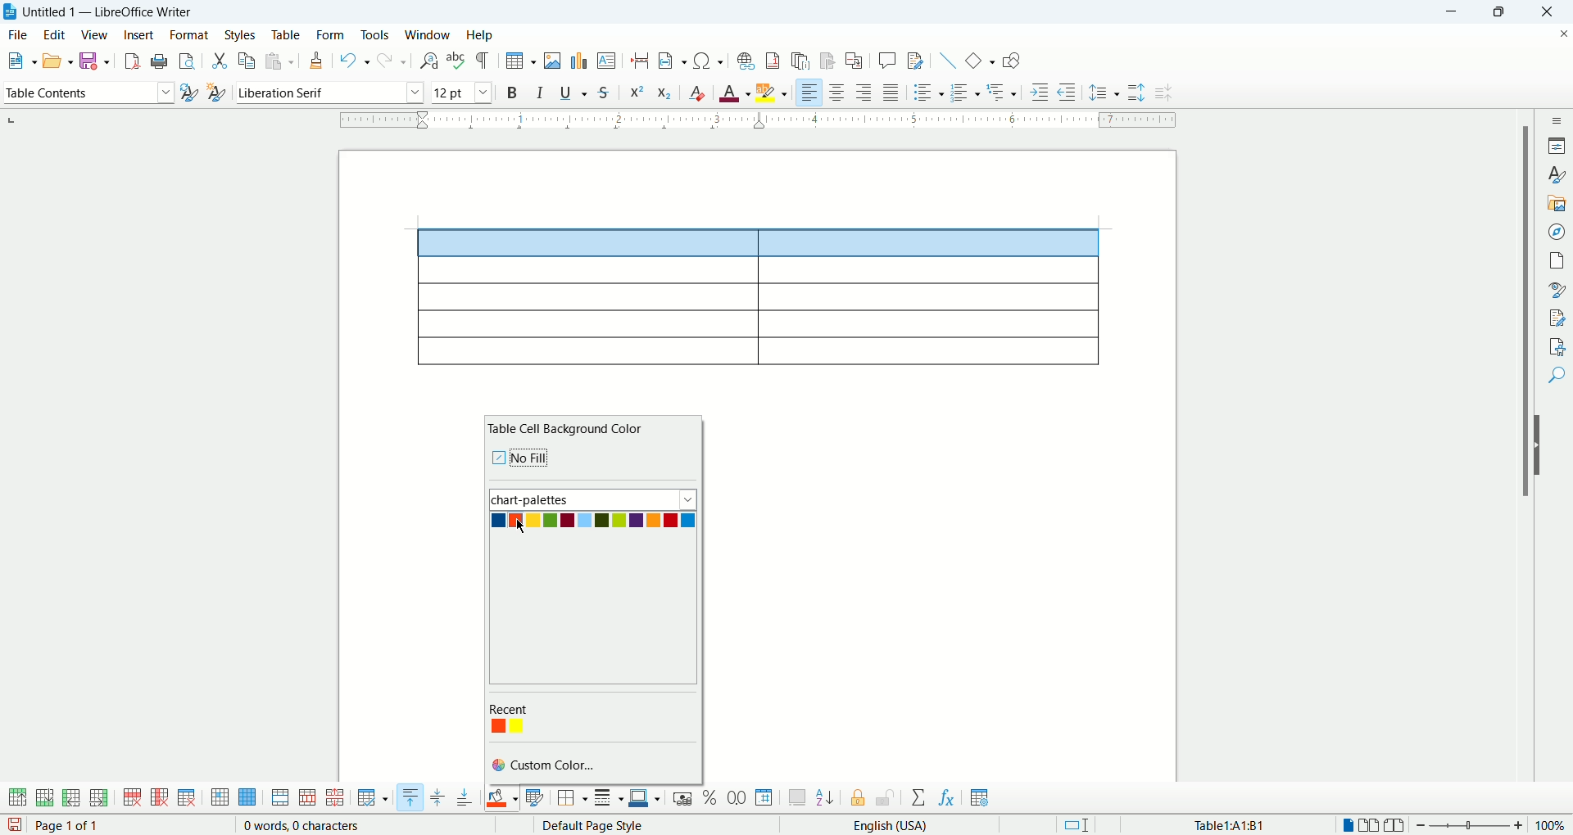 The image size is (1573, 835). I want to click on single page view, so click(1346, 825).